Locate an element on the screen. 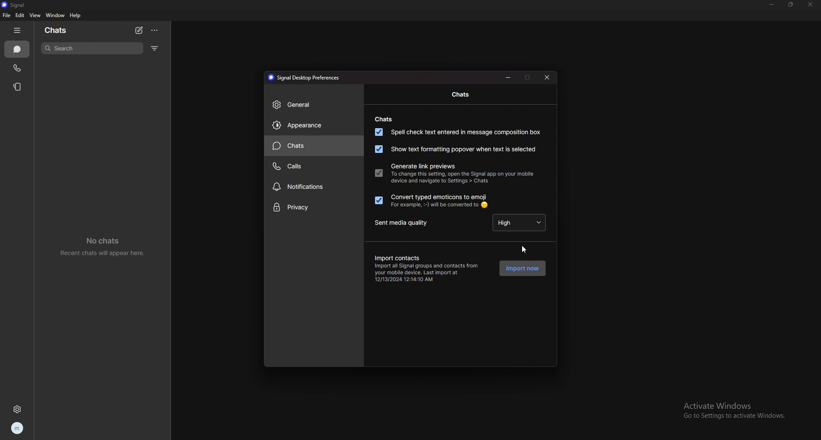 The width and height of the screenshot is (821, 440). profile is located at coordinates (18, 428).